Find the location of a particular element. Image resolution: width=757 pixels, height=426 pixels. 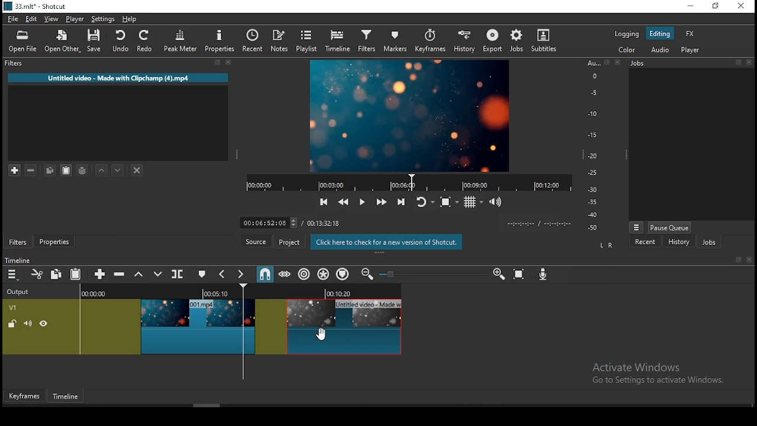

logging is located at coordinates (624, 33).